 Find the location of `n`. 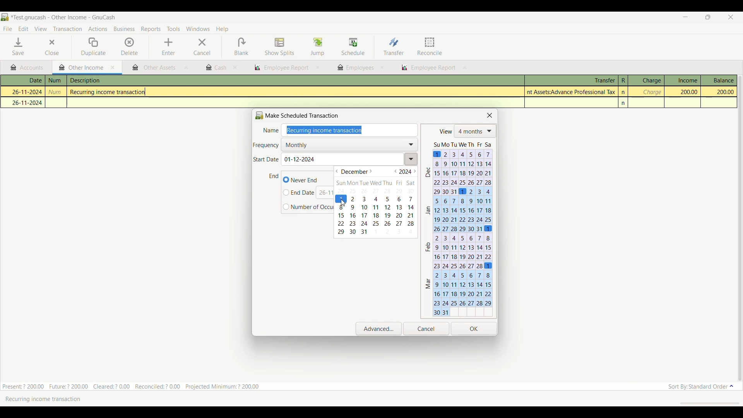

n is located at coordinates (624, 92).